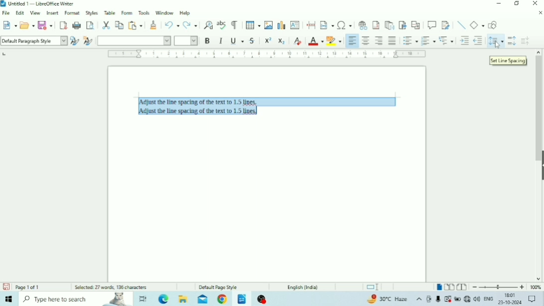  Describe the element at coordinates (415, 24) in the screenshot. I see `Insert Cross-reference` at that location.